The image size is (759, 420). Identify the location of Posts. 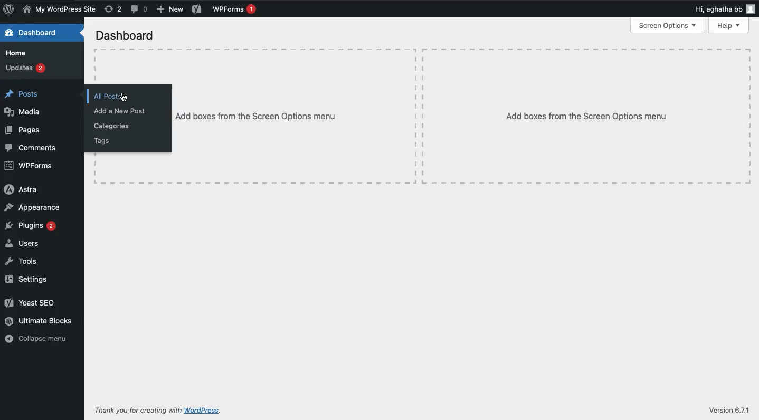
(22, 94).